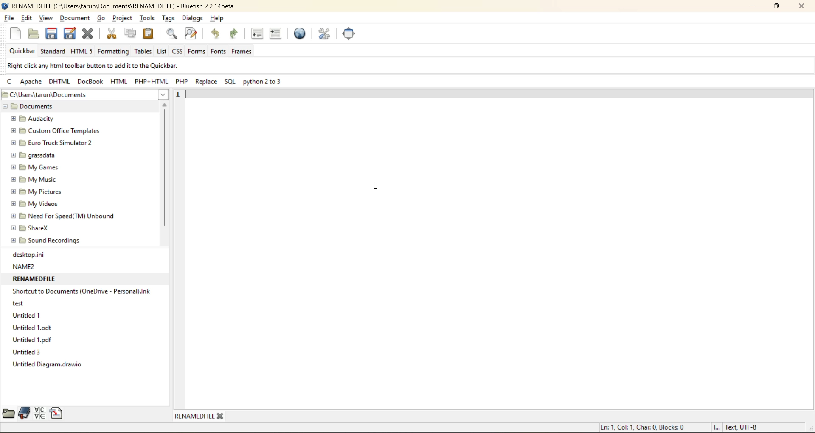  What do you see at coordinates (51, 33) in the screenshot?
I see `save` at bounding box center [51, 33].